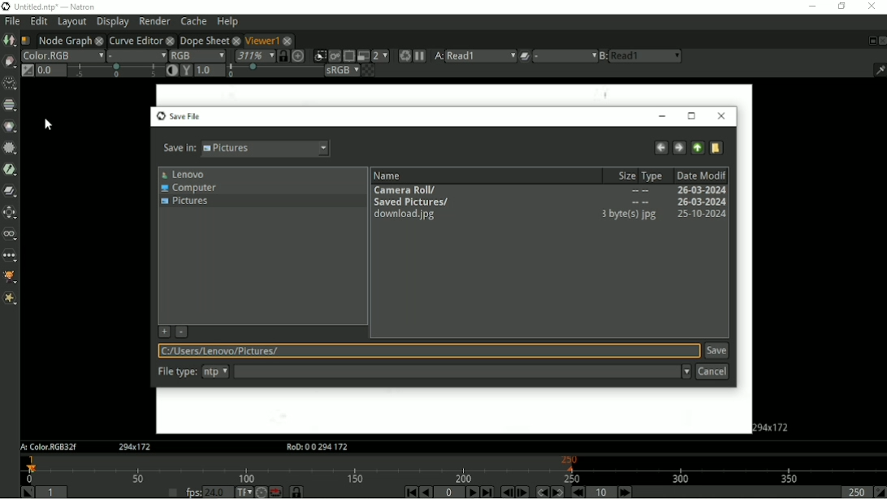  What do you see at coordinates (773, 427) in the screenshot?
I see `Aspect` at bounding box center [773, 427].